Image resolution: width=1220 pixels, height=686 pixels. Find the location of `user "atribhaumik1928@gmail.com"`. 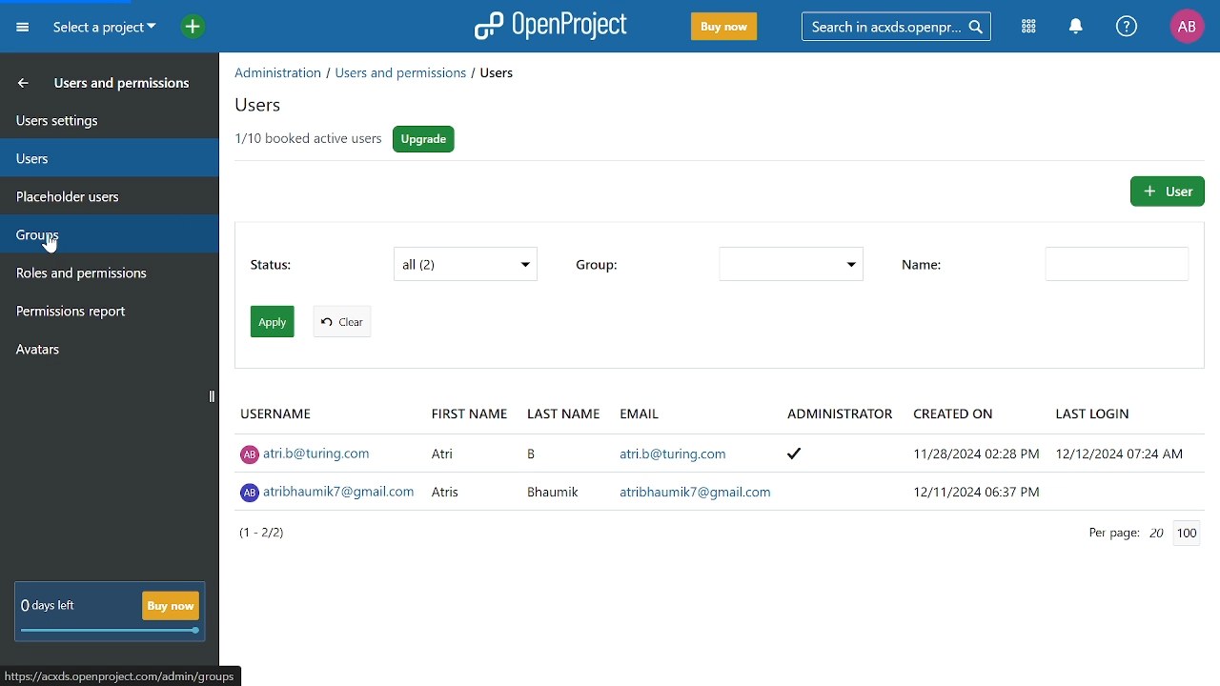

user "atribhaumik1928@gmail.com" is located at coordinates (726, 492).